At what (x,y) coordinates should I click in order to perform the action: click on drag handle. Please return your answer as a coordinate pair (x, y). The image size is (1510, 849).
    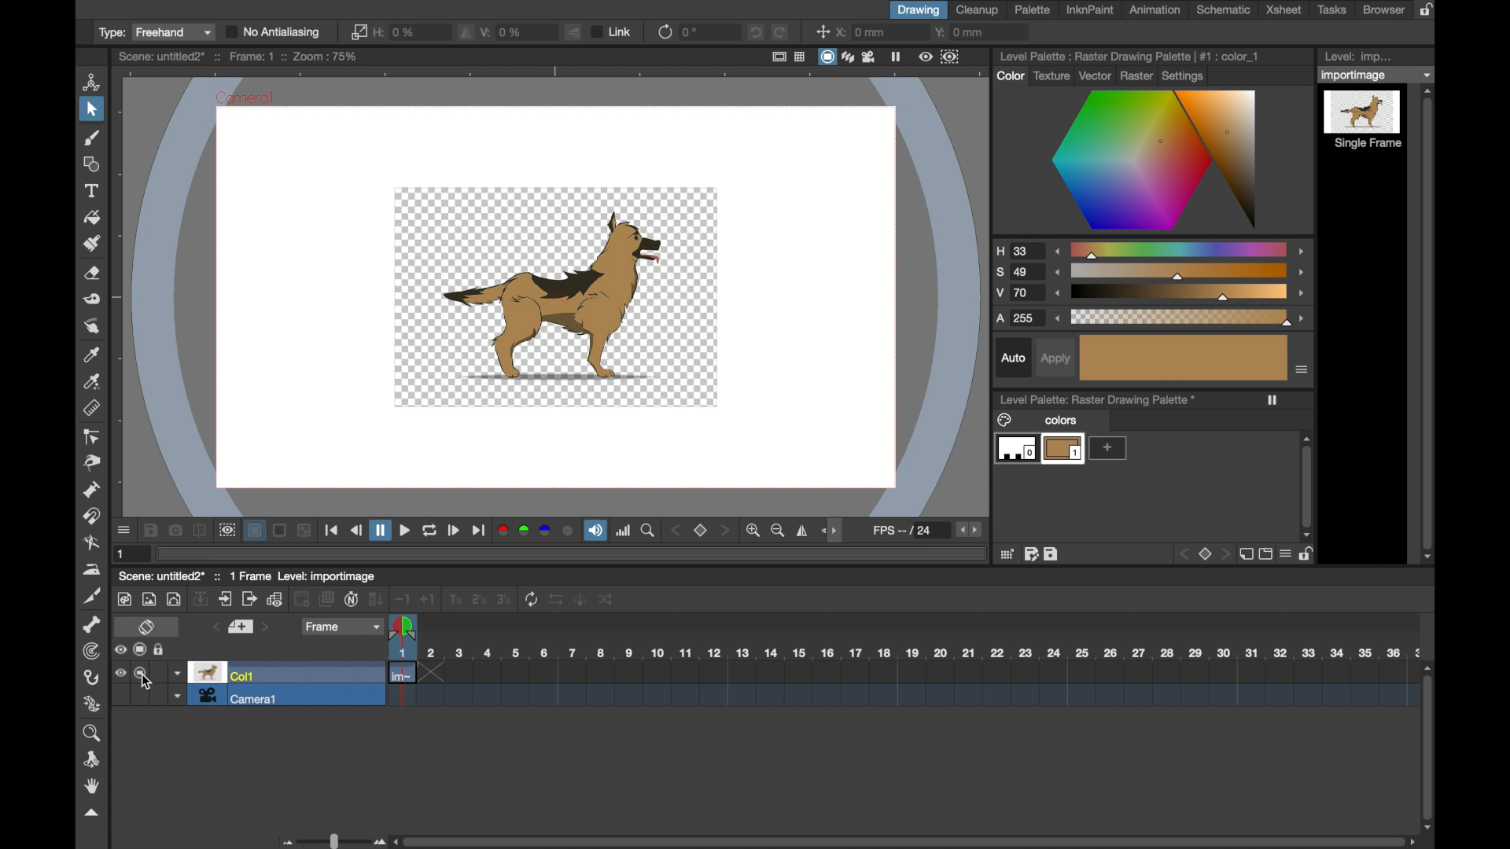
    Looking at the image, I should click on (91, 814).